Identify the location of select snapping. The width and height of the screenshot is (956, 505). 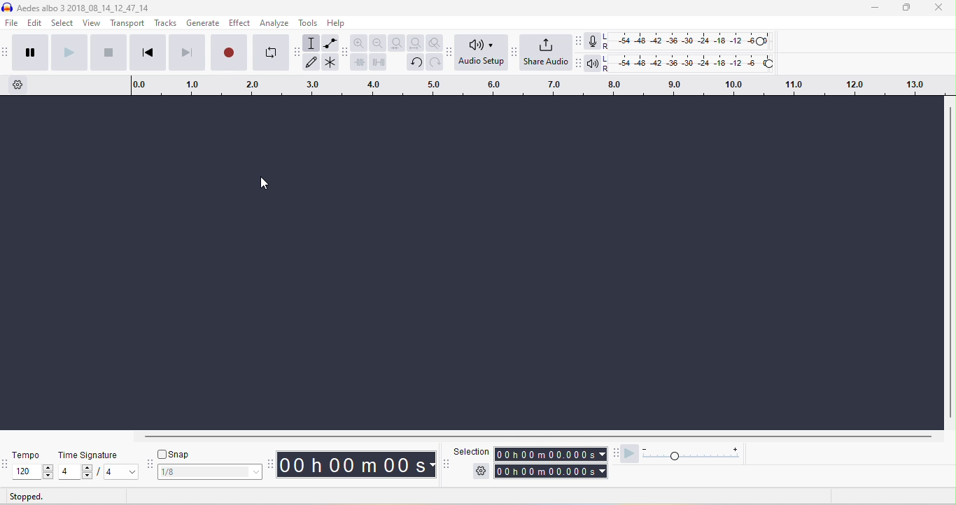
(211, 472).